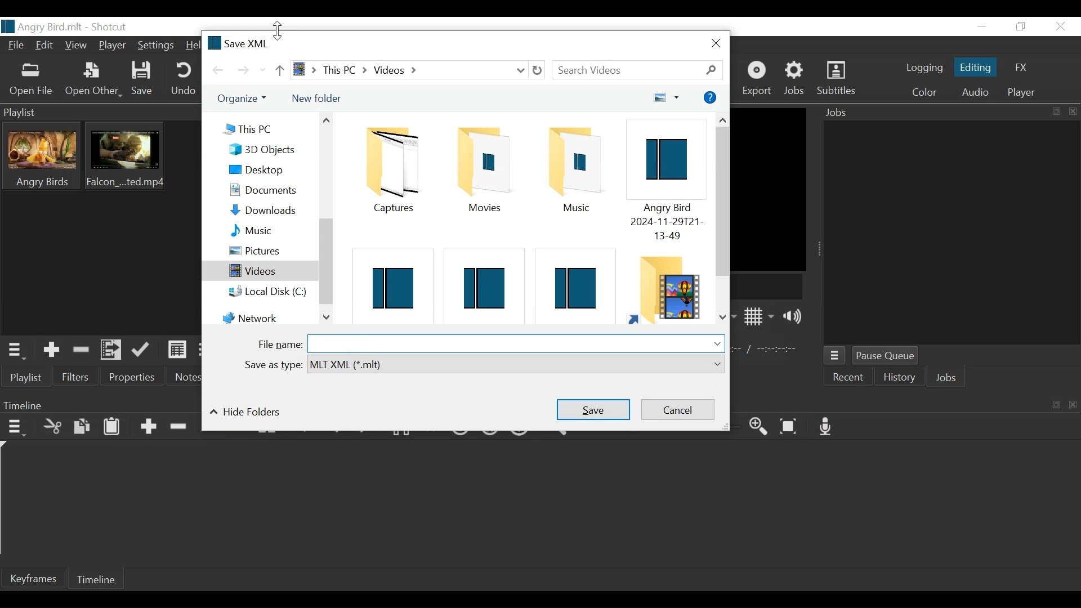 Image resolution: width=1081 pixels, height=608 pixels. Describe the element at coordinates (1019, 27) in the screenshot. I see `Restore` at that location.